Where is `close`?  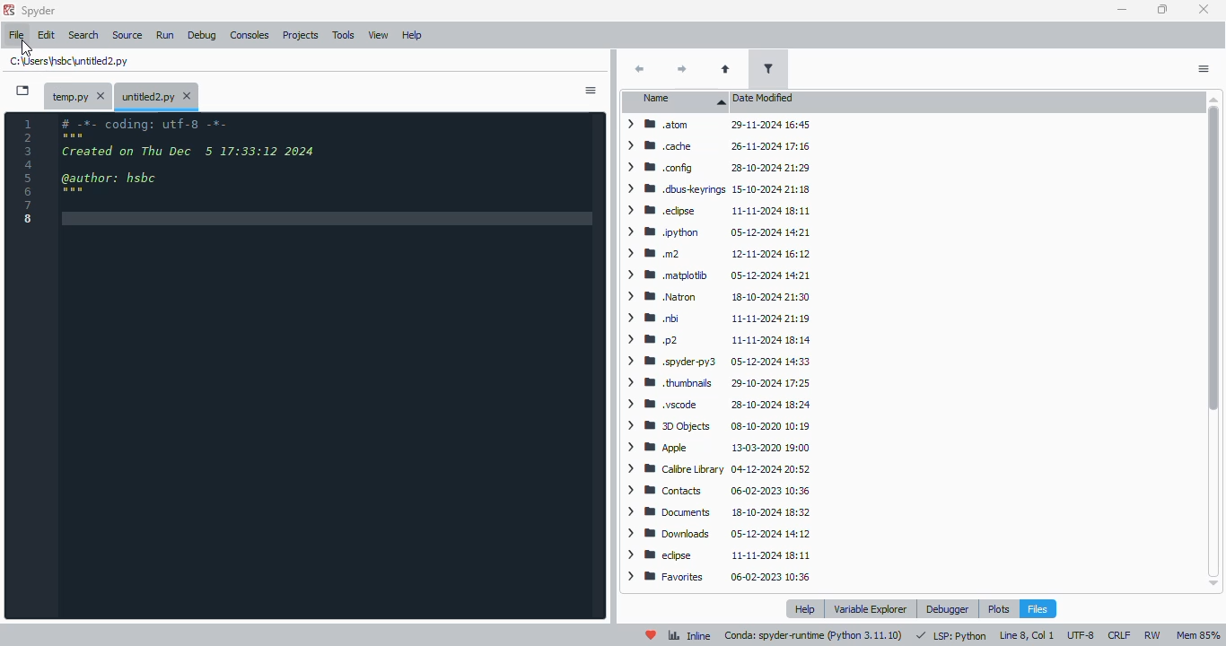 close is located at coordinates (101, 96).